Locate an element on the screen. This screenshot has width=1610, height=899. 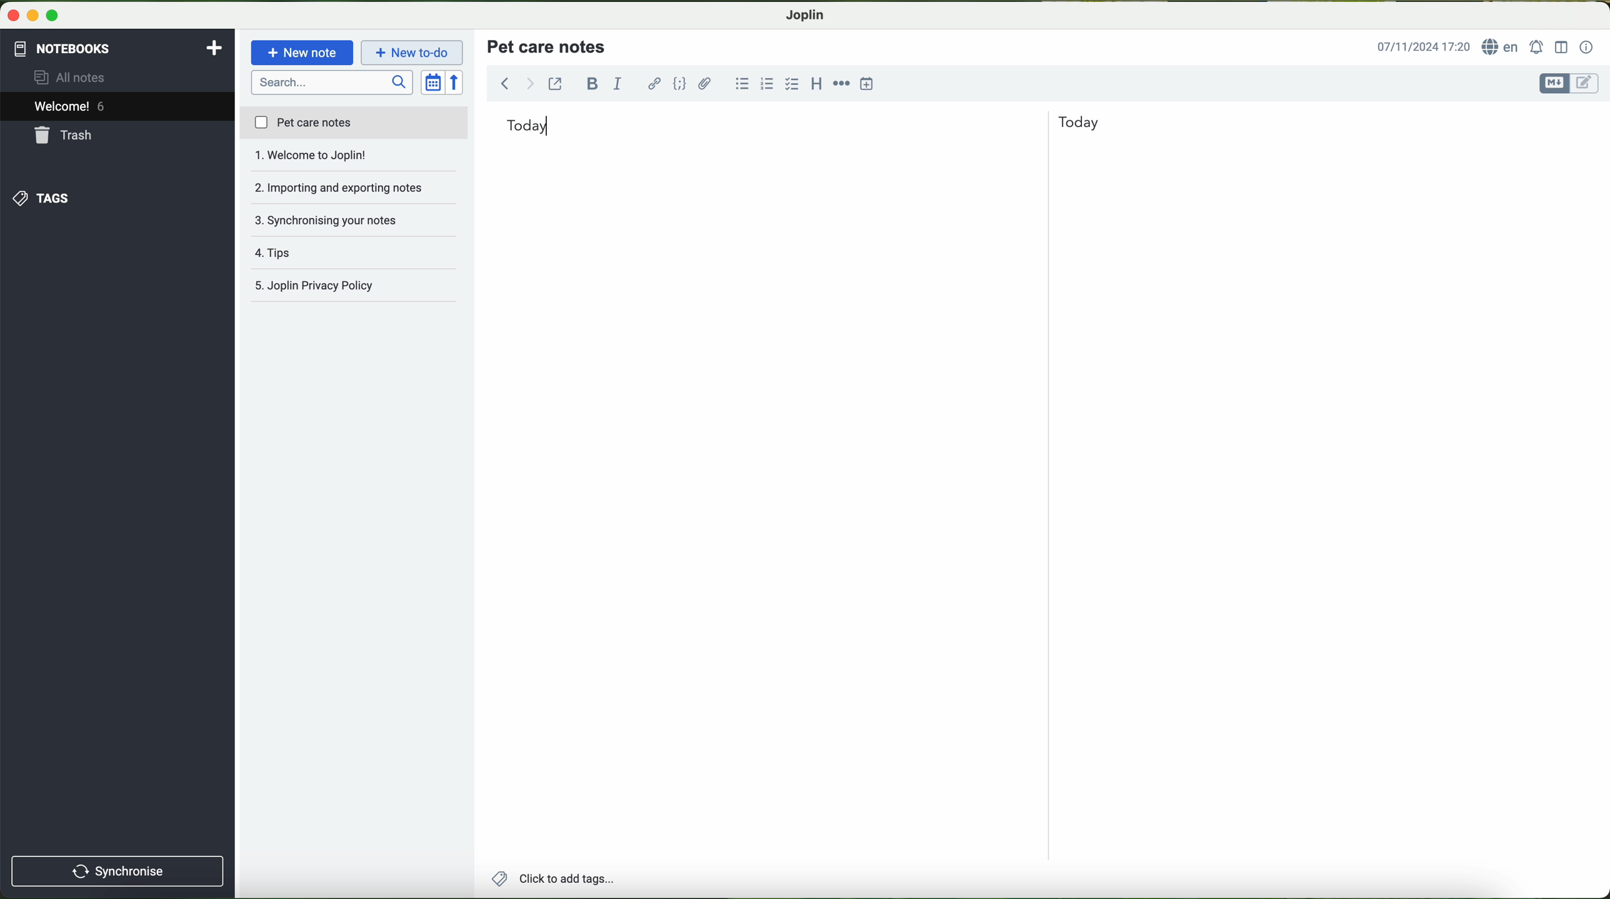
Joplin privacy policy is located at coordinates (355, 253).